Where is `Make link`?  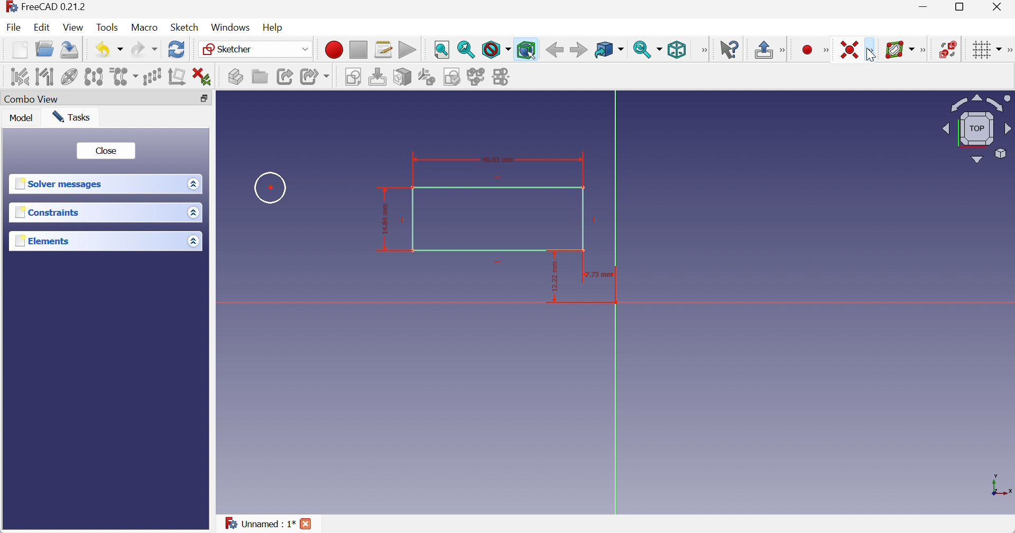
Make link is located at coordinates (285, 77).